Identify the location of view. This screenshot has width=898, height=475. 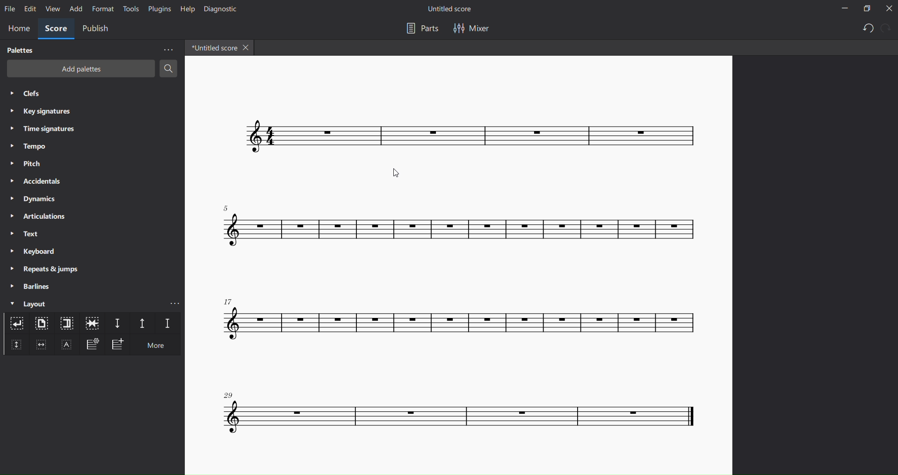
(52, 10).